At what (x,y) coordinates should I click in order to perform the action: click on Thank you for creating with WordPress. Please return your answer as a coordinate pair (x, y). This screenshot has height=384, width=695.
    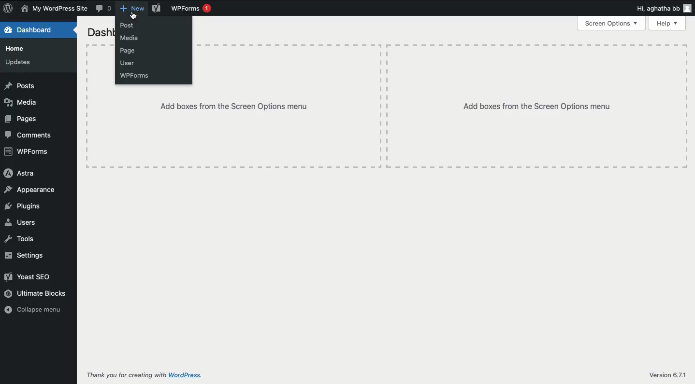
    Looking at the image, I should click on (143, 376).